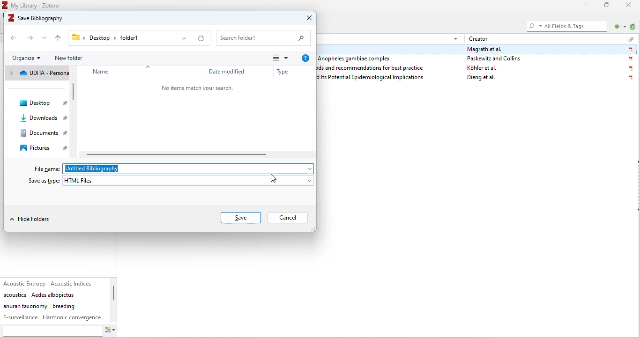 Image resolution: width=640 pixels, height=338 pixels. Describe the element at coordinates (230, 72) in the screenshot. I see `date modified` at that location.